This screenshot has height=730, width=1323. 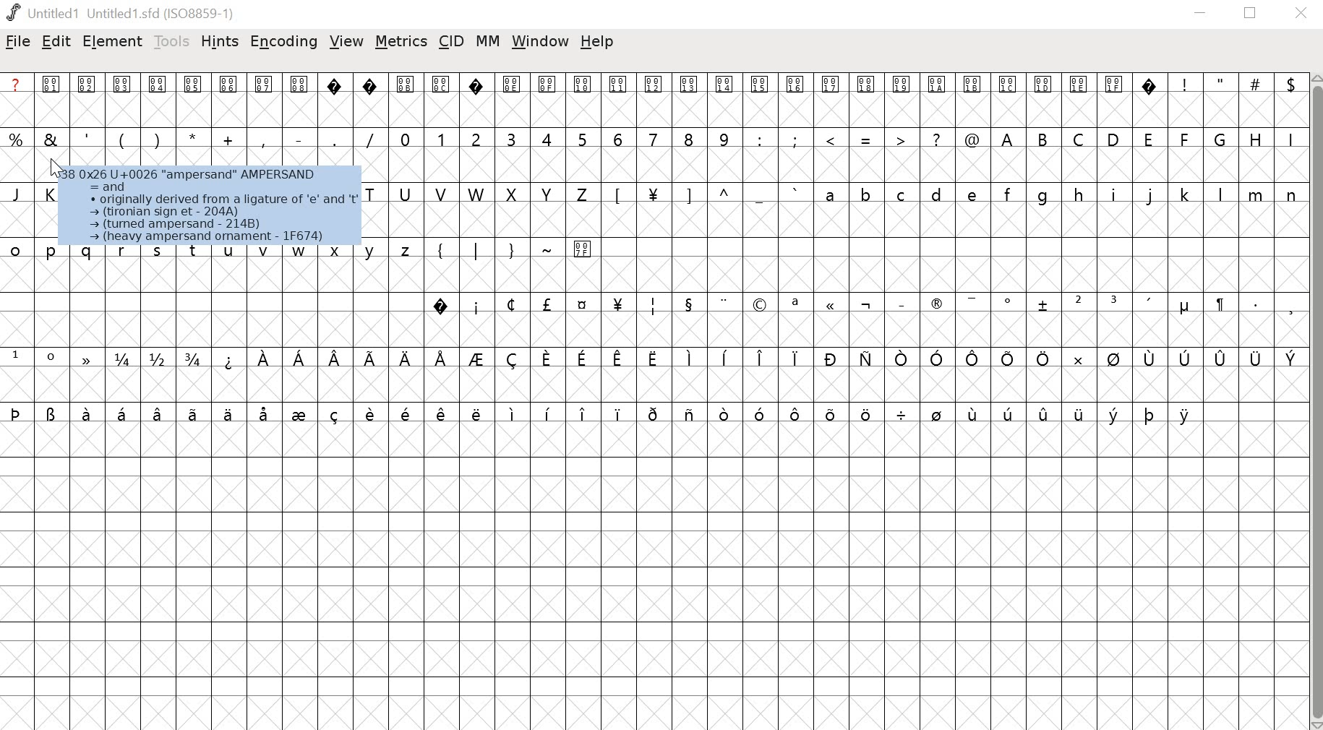 I want to click on U, so click(x=406, y=193).